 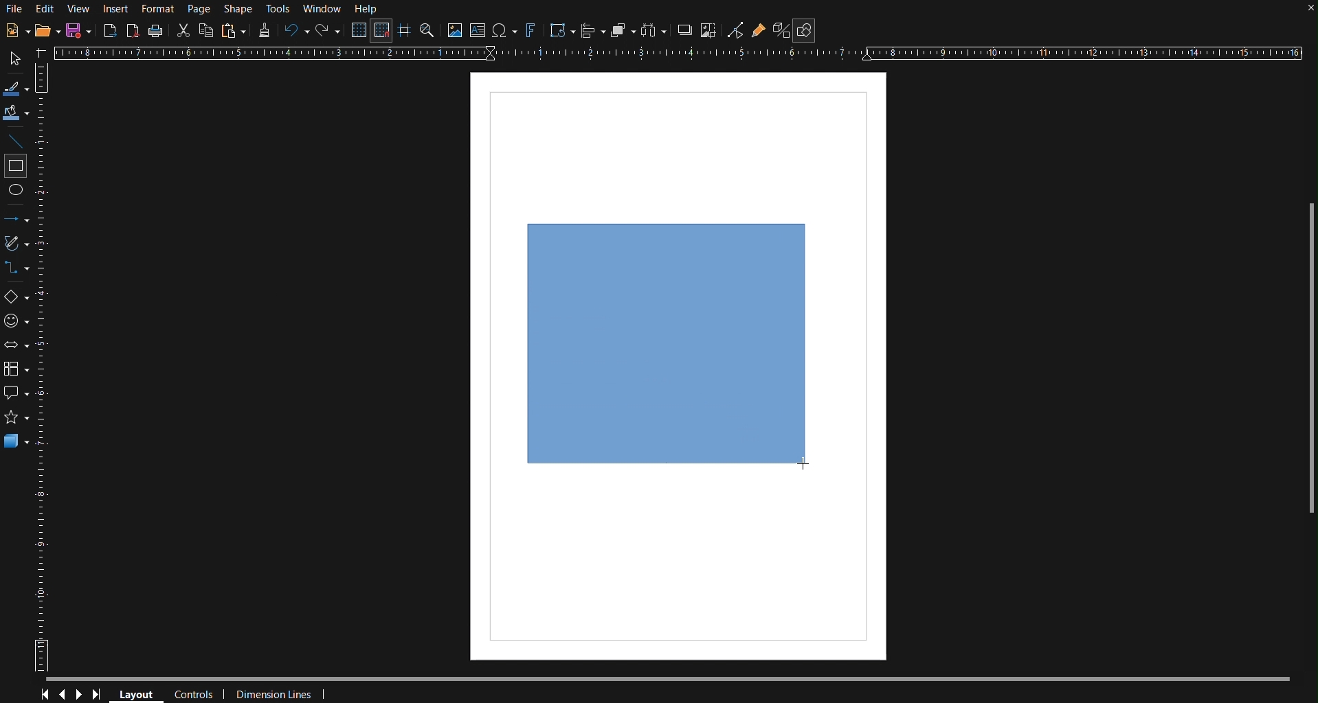 I want to click on Transformations, so click(x=561, y=31).